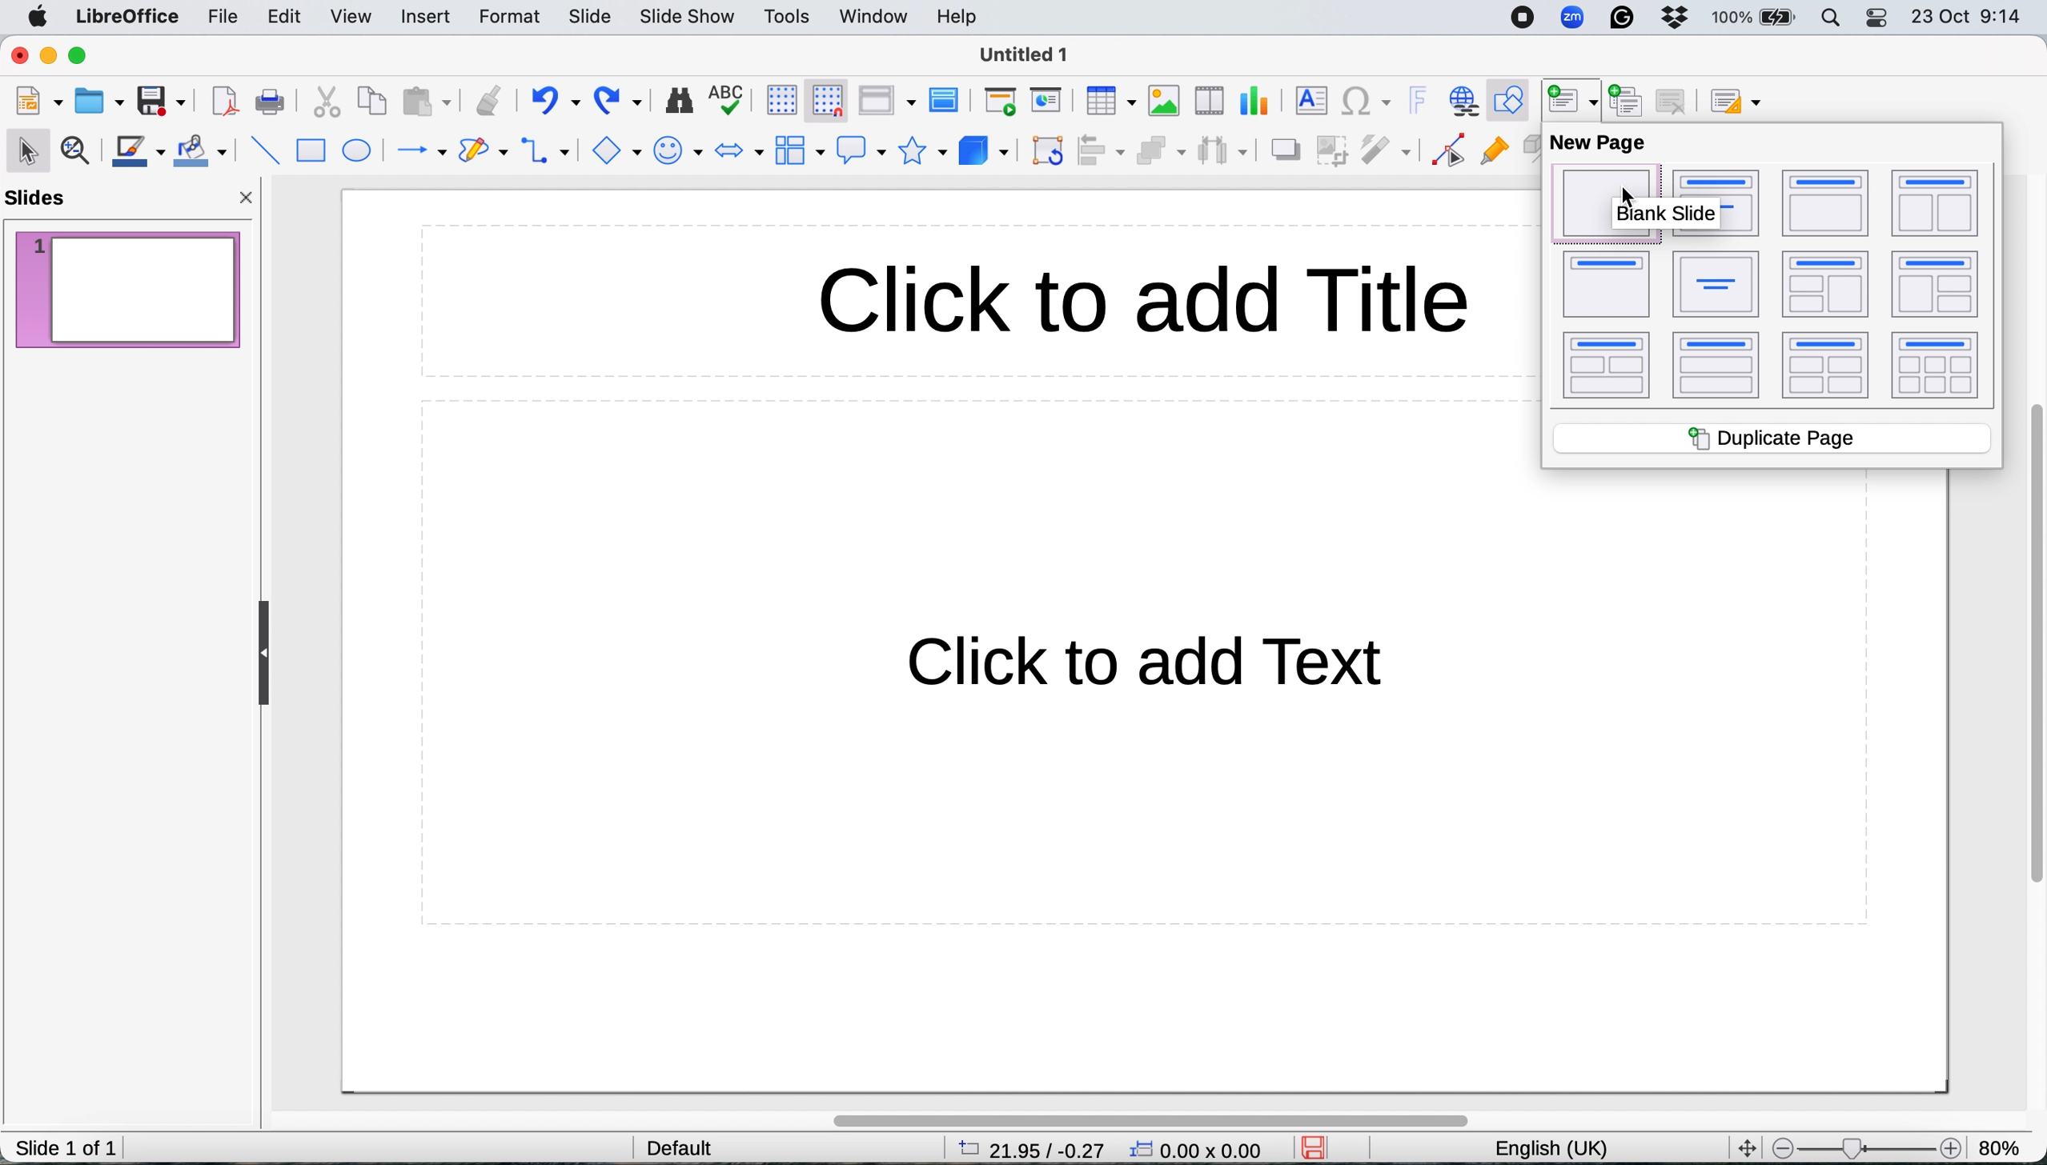  Describe the element at coordinates (1158, 153) in the screenshot. I see `arrange` at that location.